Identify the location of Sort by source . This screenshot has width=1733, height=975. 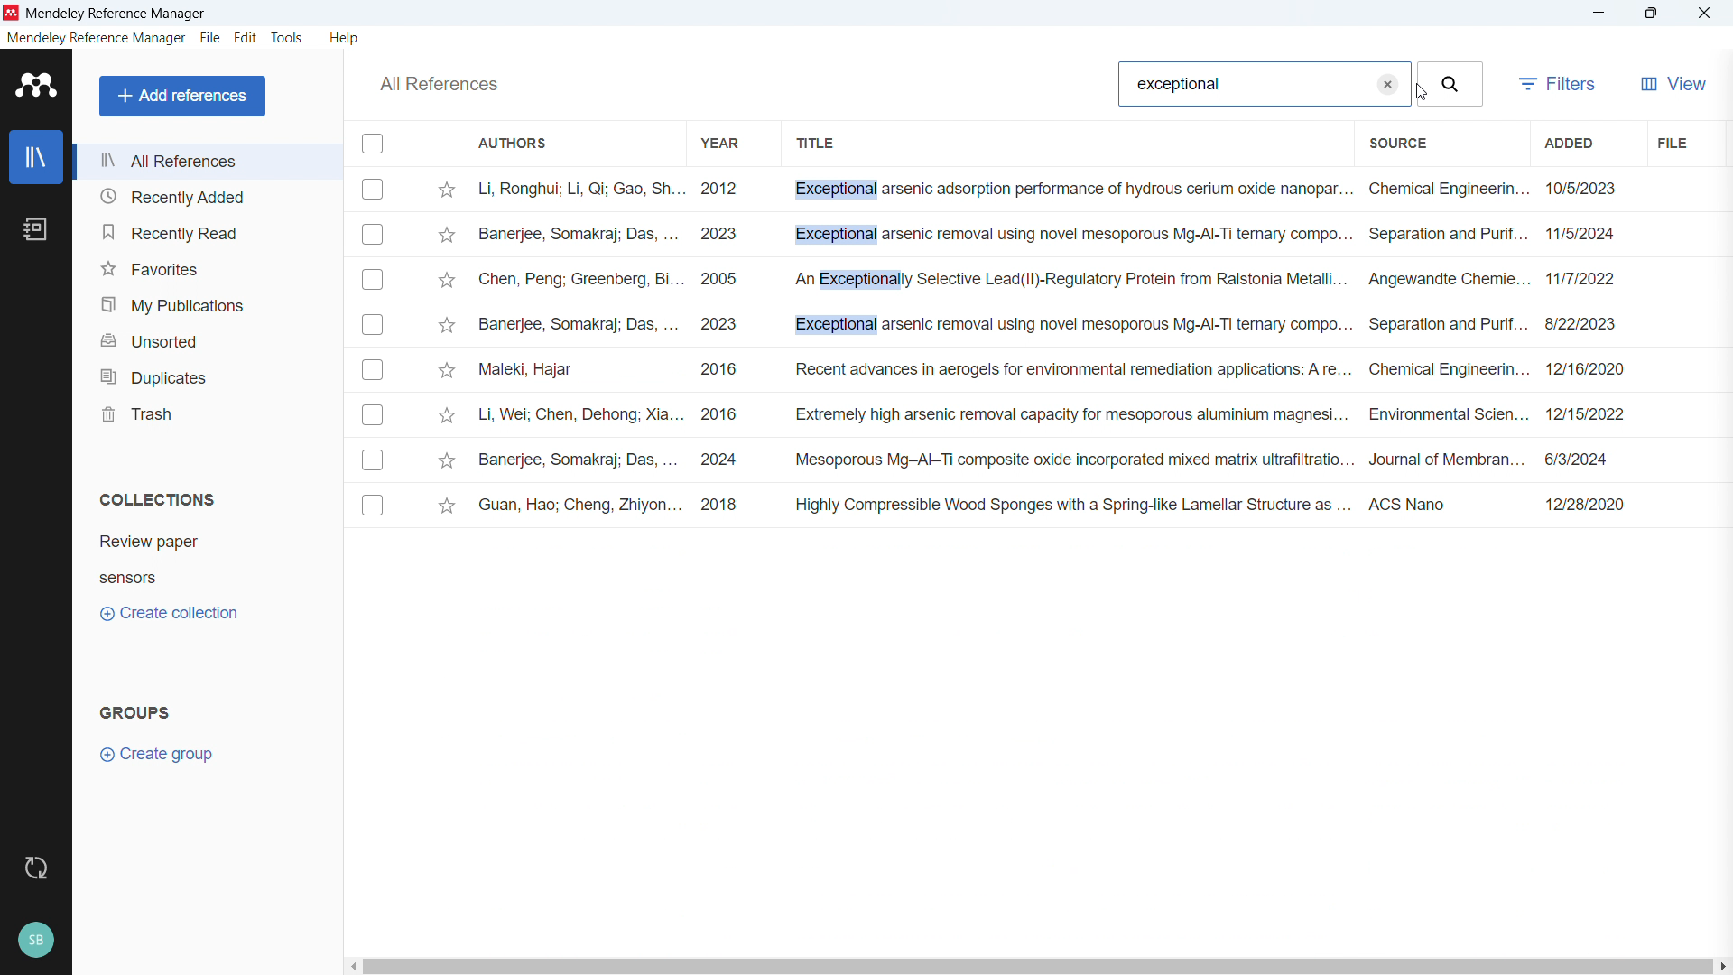
(1397, 144).